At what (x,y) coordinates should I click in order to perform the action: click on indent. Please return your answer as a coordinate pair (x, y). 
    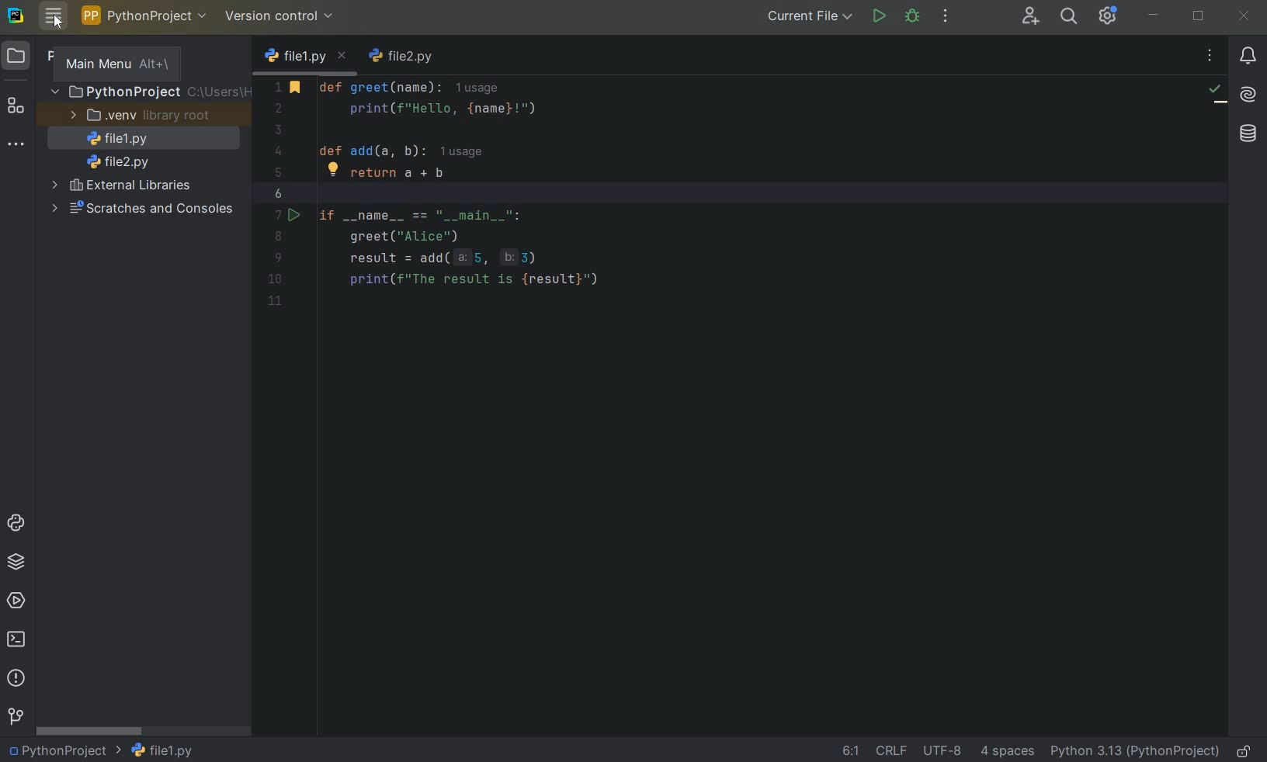
    Looking at the image, I should click on (1009, 751).